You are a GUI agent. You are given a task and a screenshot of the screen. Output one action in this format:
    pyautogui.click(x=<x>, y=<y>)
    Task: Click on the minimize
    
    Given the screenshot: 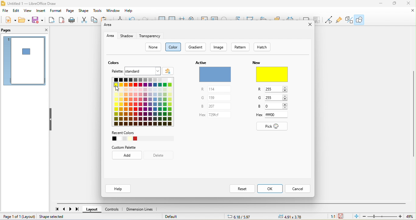 What is the action you would take?
    pyautogui.click(x=381, y=4)
    